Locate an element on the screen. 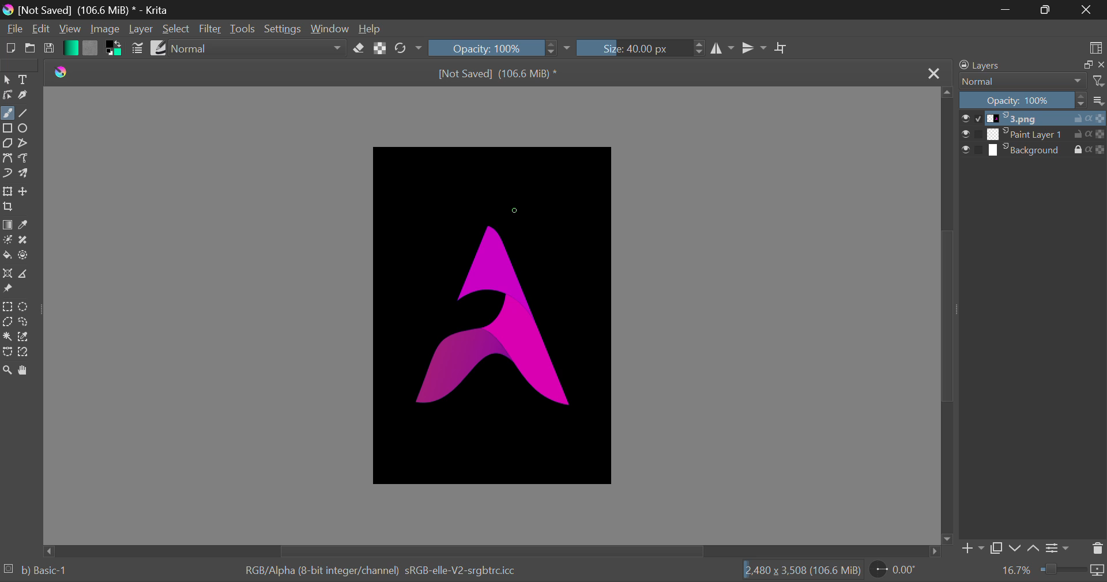 The height and width of the screenshot is (582, 1107). Reference Images is located at coordinates (9, 290).